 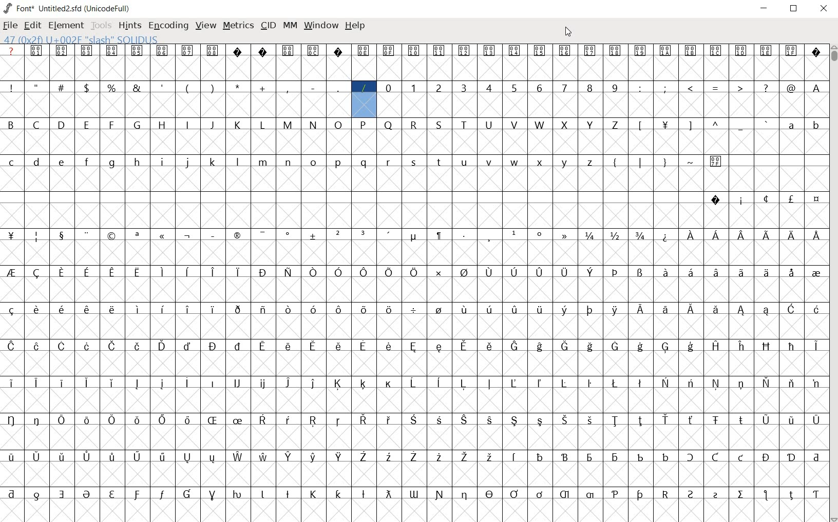 What do you see at coordinates (565, 51) in the screenshot?
I see `glyph` at bounding box center [565, 51].